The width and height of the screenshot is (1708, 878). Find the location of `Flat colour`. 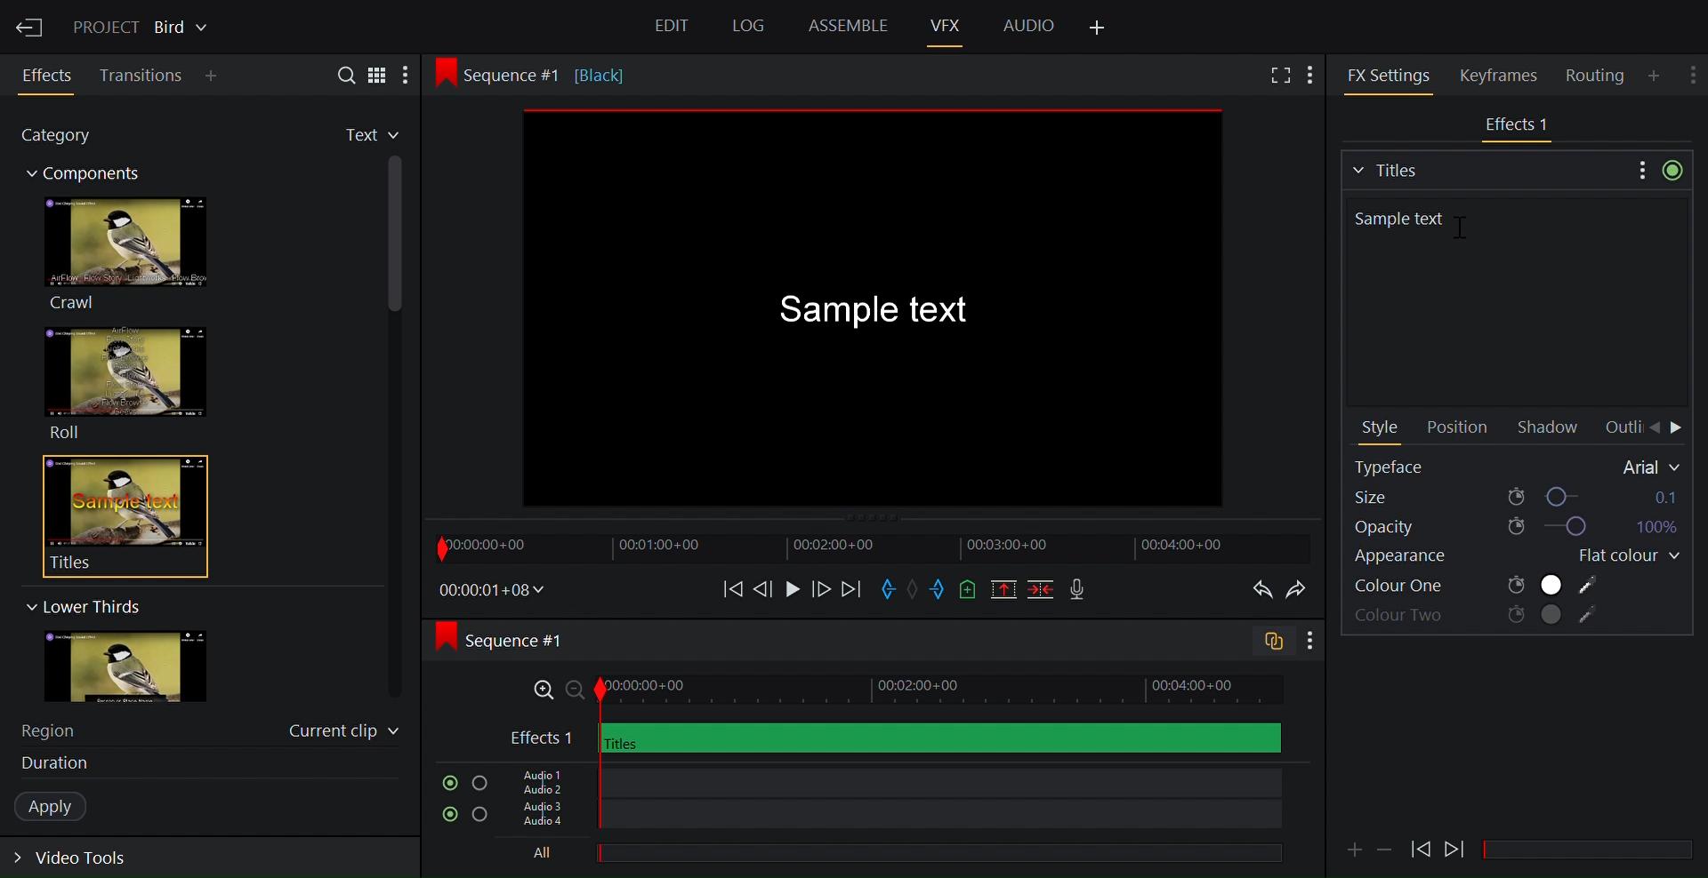

Flat colour is located at coordinates (1622, 556).